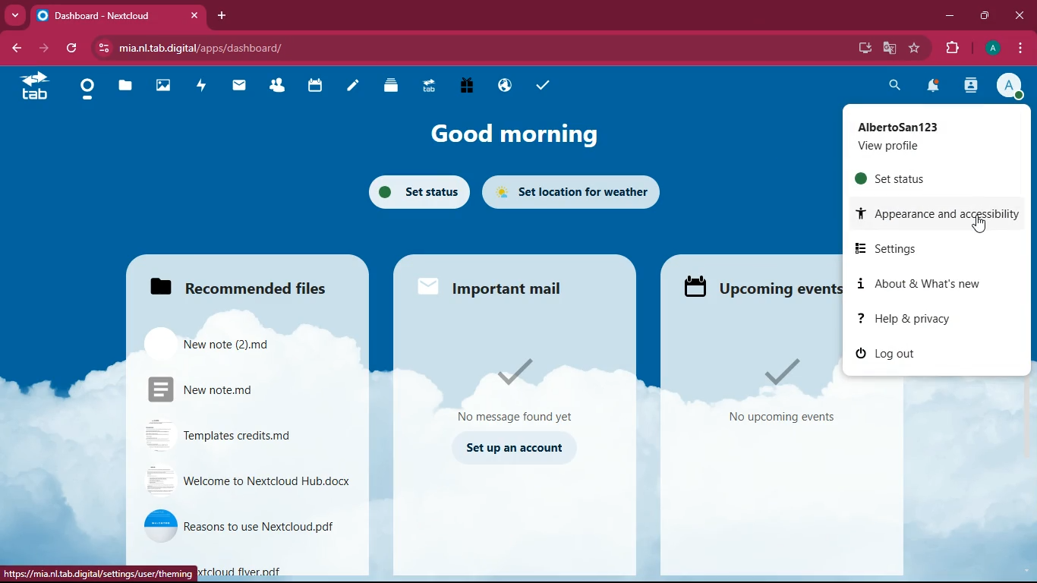 Image resolution: width=1037 pixels, height=583 pixels. Describe the element at coordinates (428, 87) in the screenshot. I see `tab` at that location.